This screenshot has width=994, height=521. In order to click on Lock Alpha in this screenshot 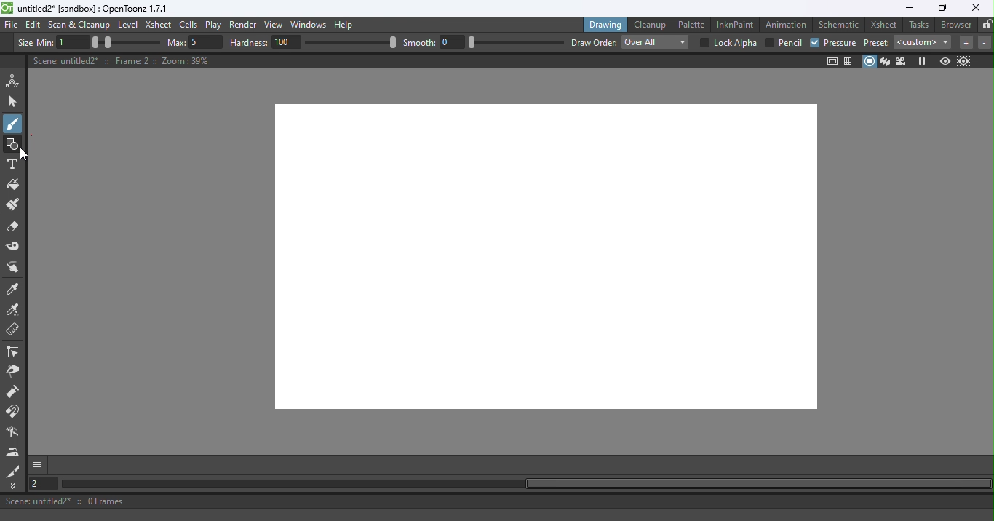, I will do `click(734, 44)`.